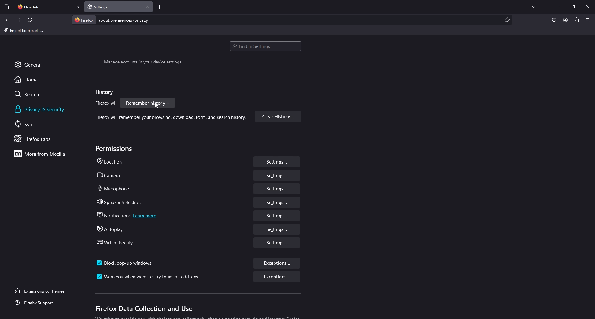  Describe the element at coordinates (559, 6) in the screenshot. I see `minimize` at that location.